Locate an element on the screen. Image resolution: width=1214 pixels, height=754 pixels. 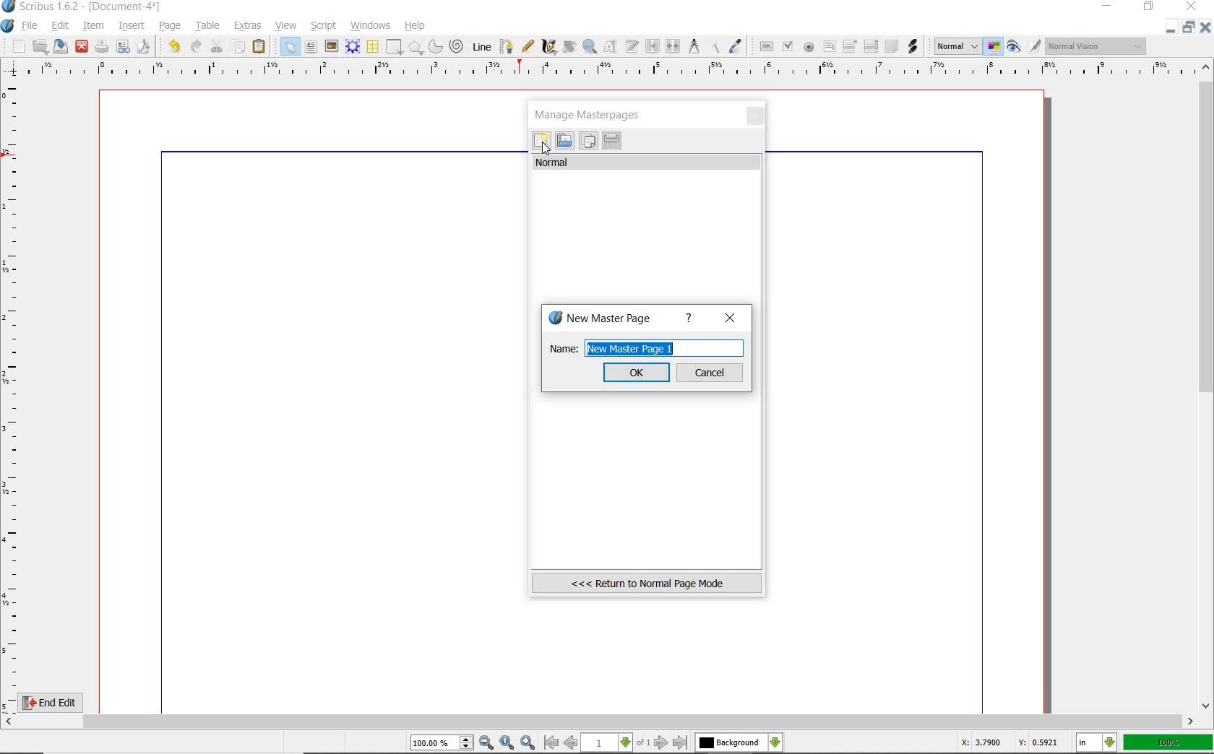
spiral is located at coordinates (457, 46).